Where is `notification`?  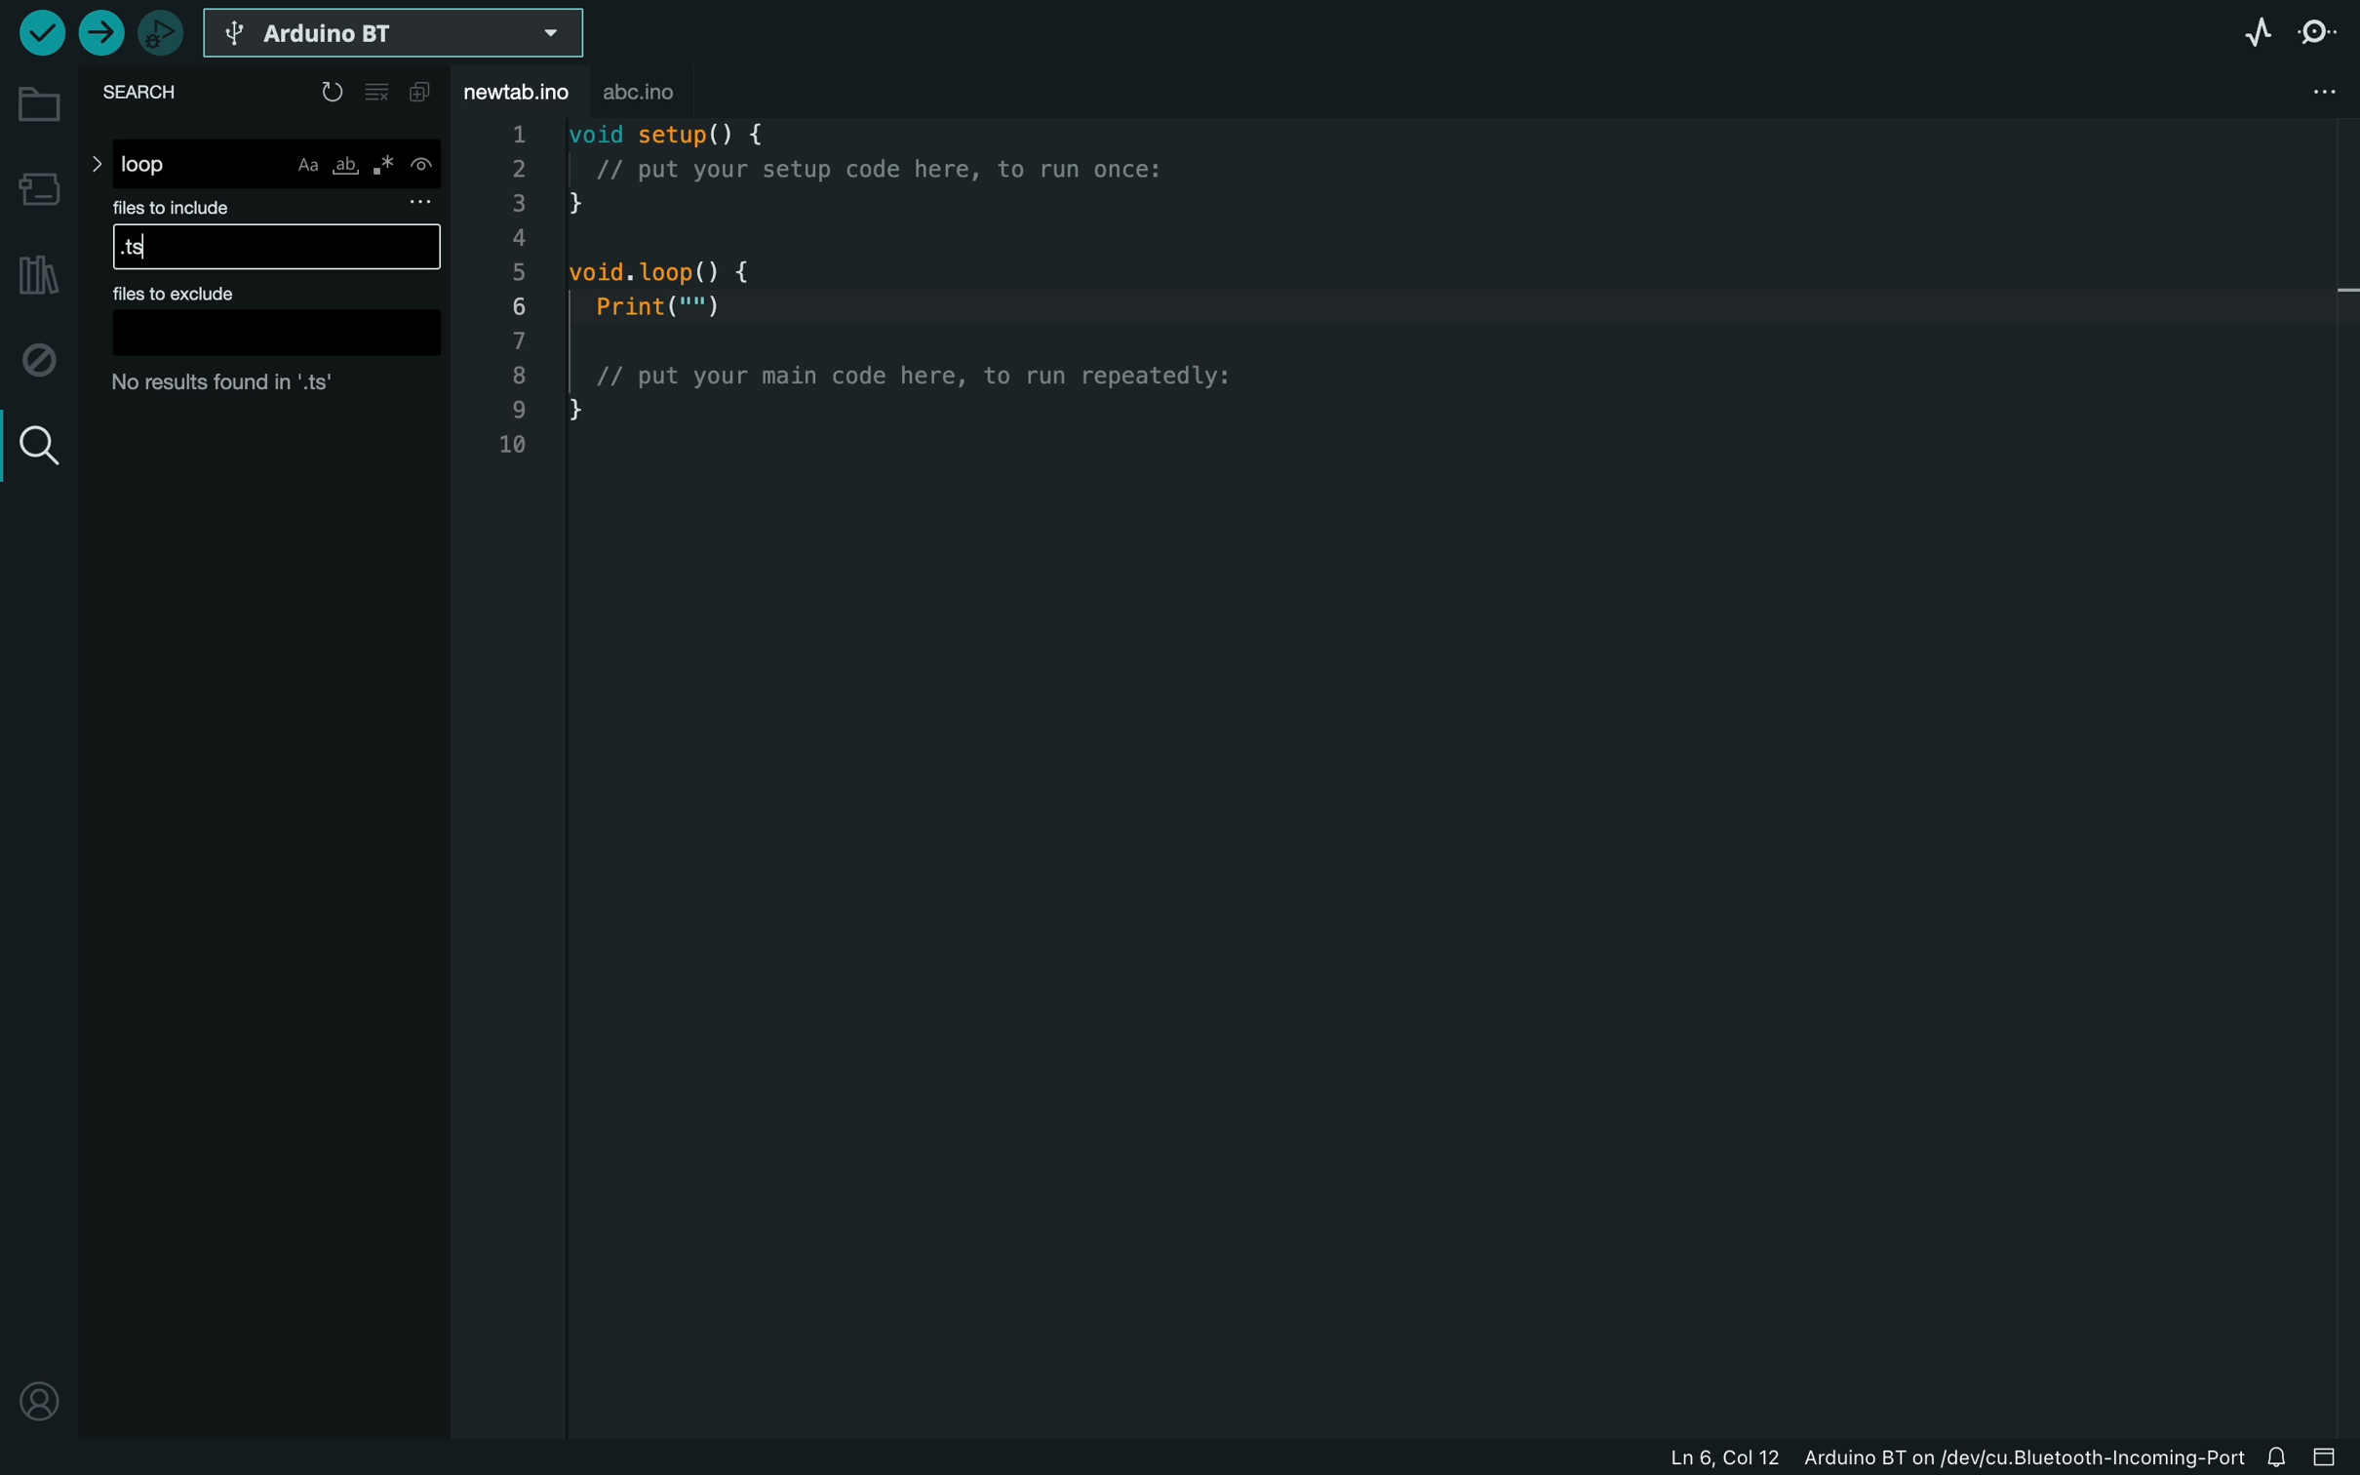
notification is located at coordinates (2279, 1456).